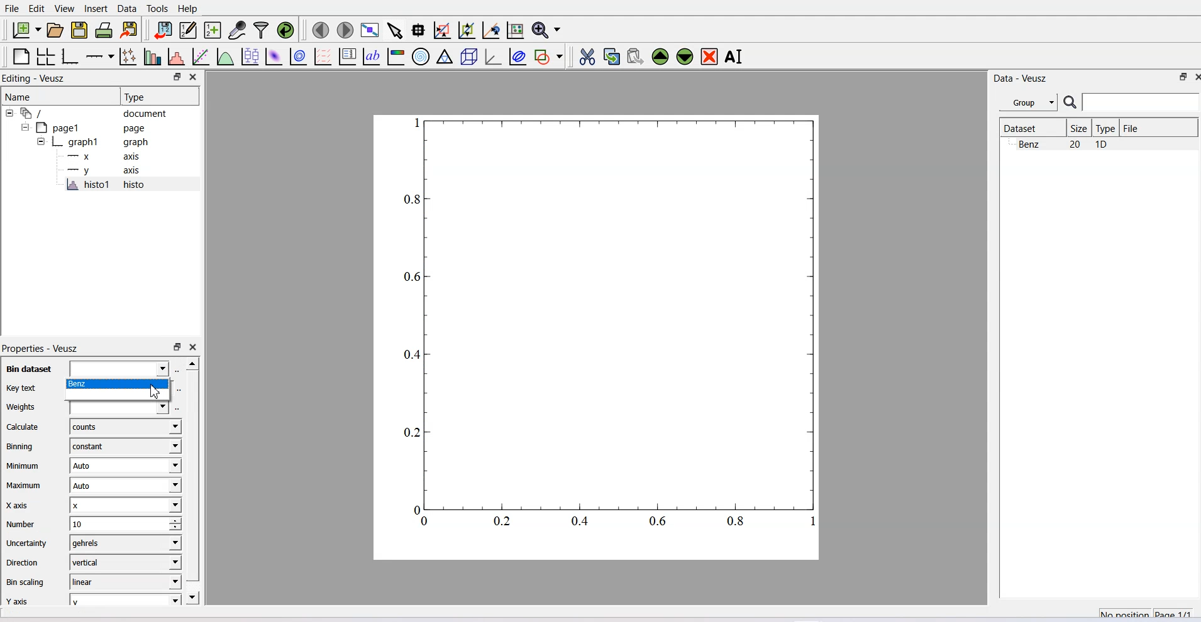  Describe the element at coordinates (213, 30) in the screenshot. I see `Create a new dataset` at that location.